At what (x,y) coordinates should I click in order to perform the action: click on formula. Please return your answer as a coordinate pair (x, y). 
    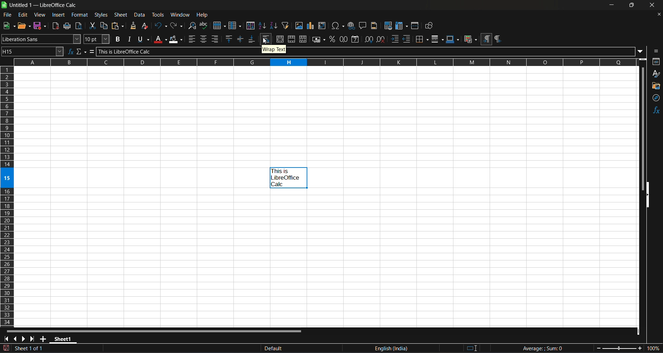
    Looking at the image, I should click on (90, 52).